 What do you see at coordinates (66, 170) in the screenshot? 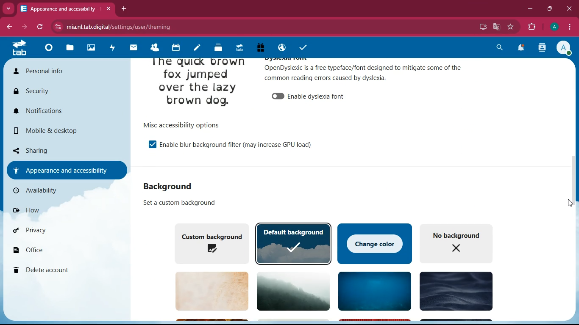
I see `appearance` at bounding box center [66, 170].